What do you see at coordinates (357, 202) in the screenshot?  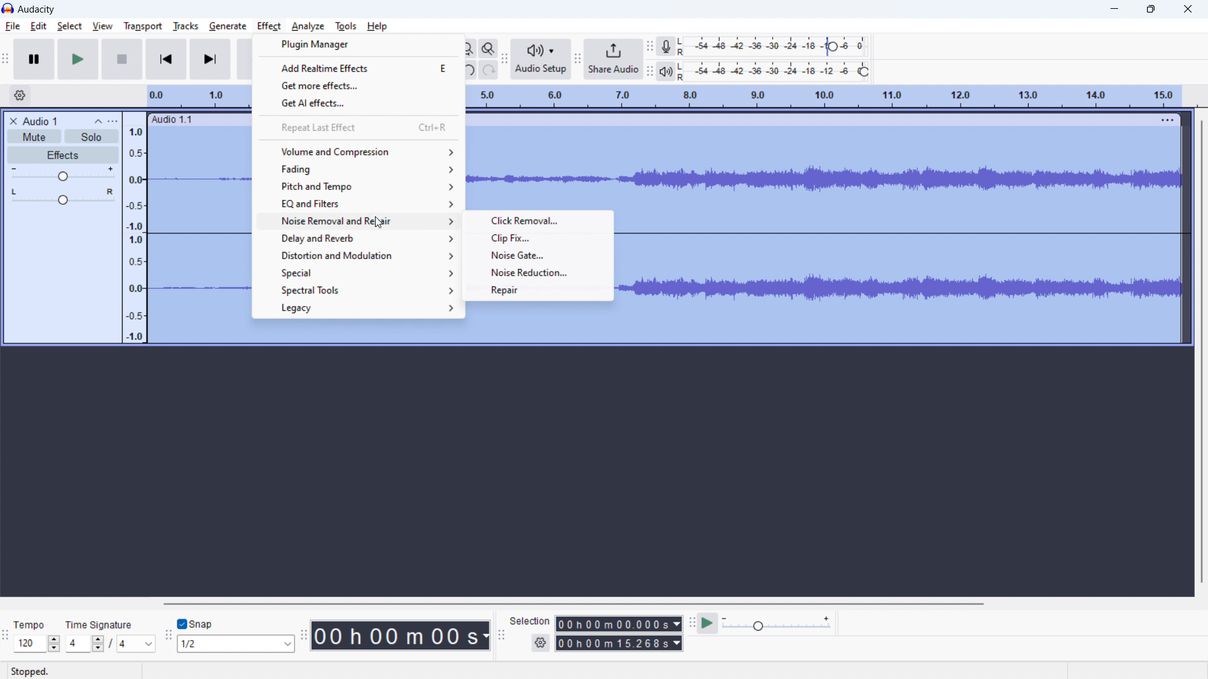 I see `EQ and filters` at bounding box center [357, 202].